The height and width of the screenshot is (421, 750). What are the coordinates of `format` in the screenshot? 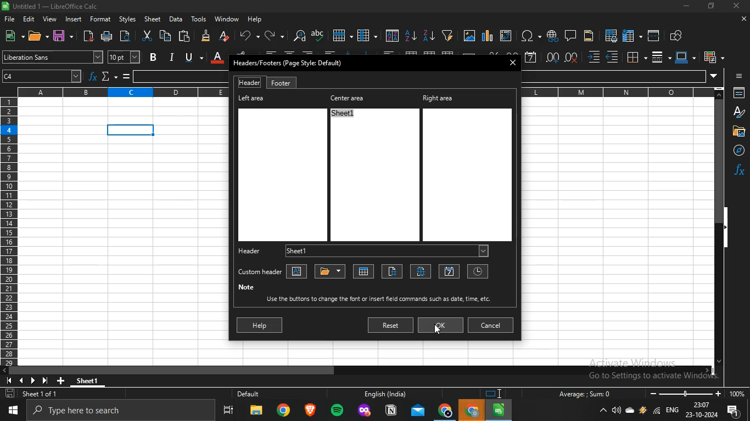 It's located at (101, 19).